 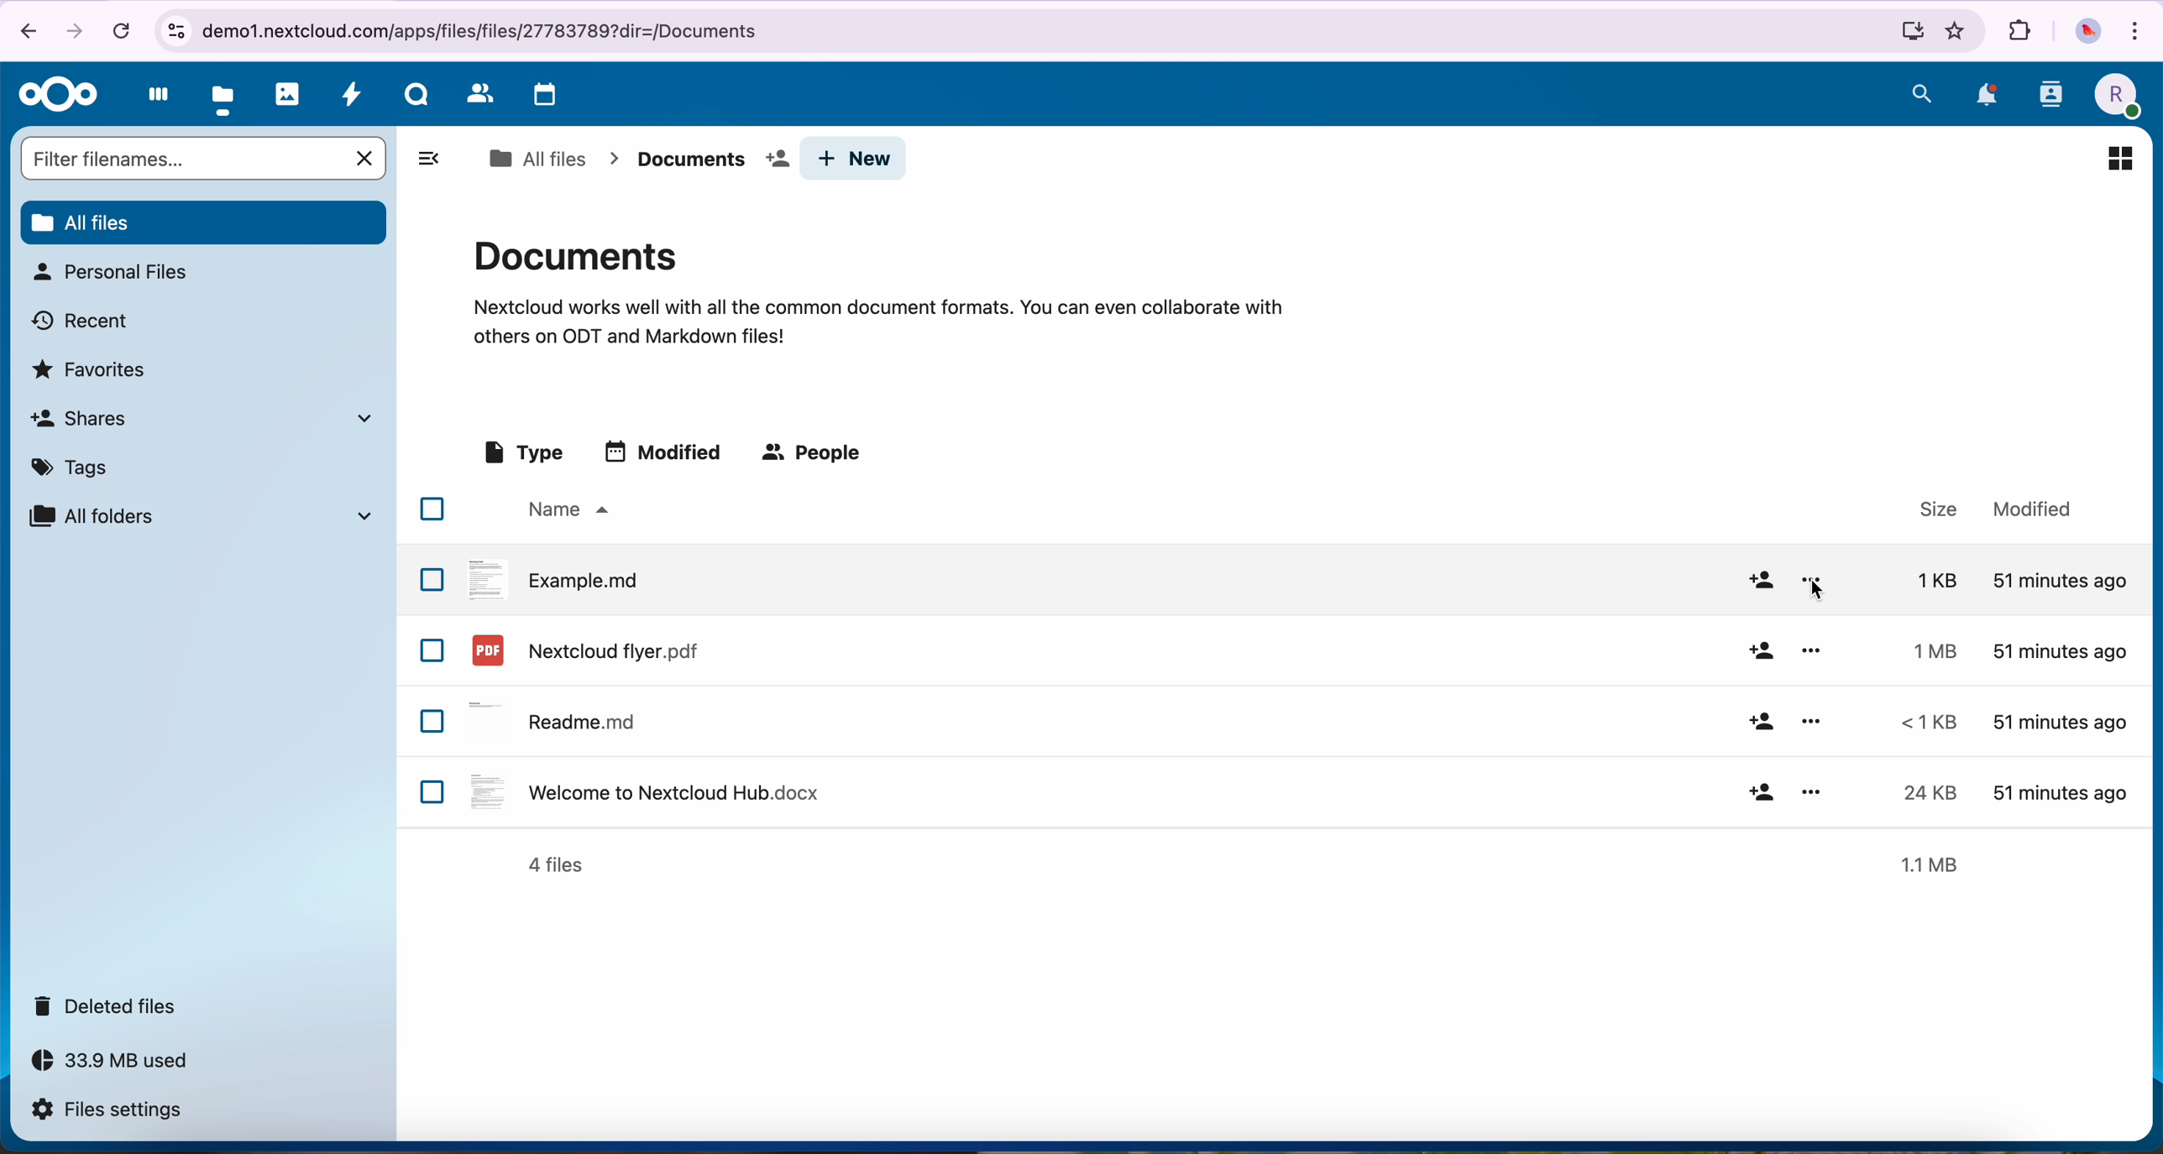 What do you see at coordinates (415, 98) in the screenshot?
I see `talk` at bounding box center [415, 98].